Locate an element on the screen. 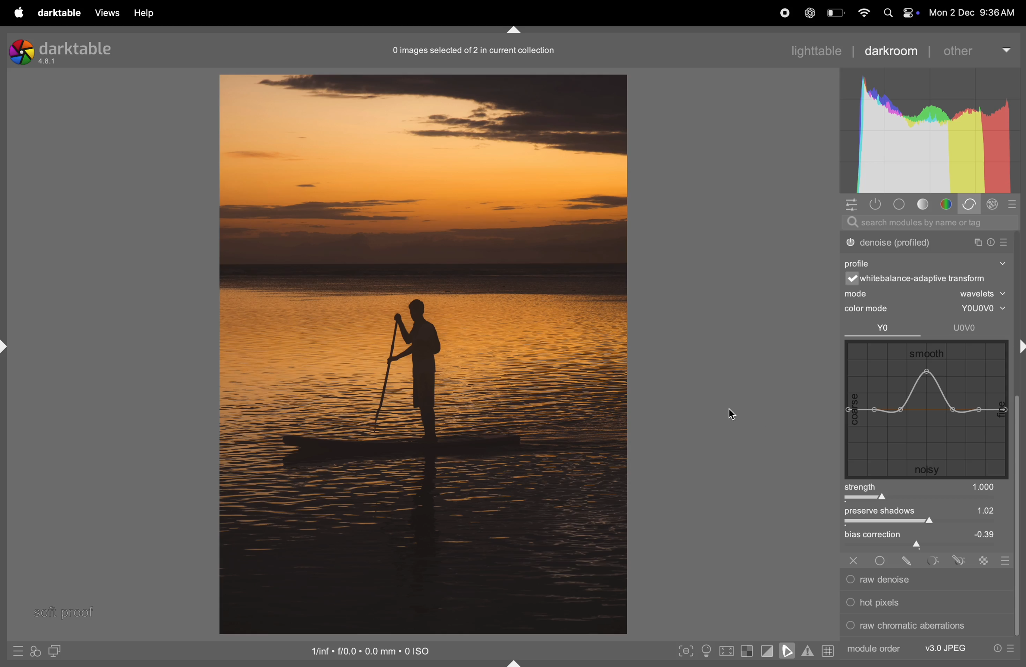 The height and width of the screenshot is (667, 1026). 1.02 is located at coordinates (973, 510).